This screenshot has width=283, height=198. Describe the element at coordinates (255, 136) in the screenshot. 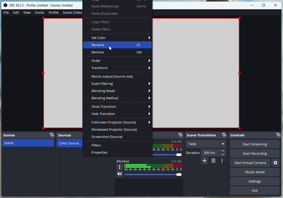

I see `Controls` at that location.